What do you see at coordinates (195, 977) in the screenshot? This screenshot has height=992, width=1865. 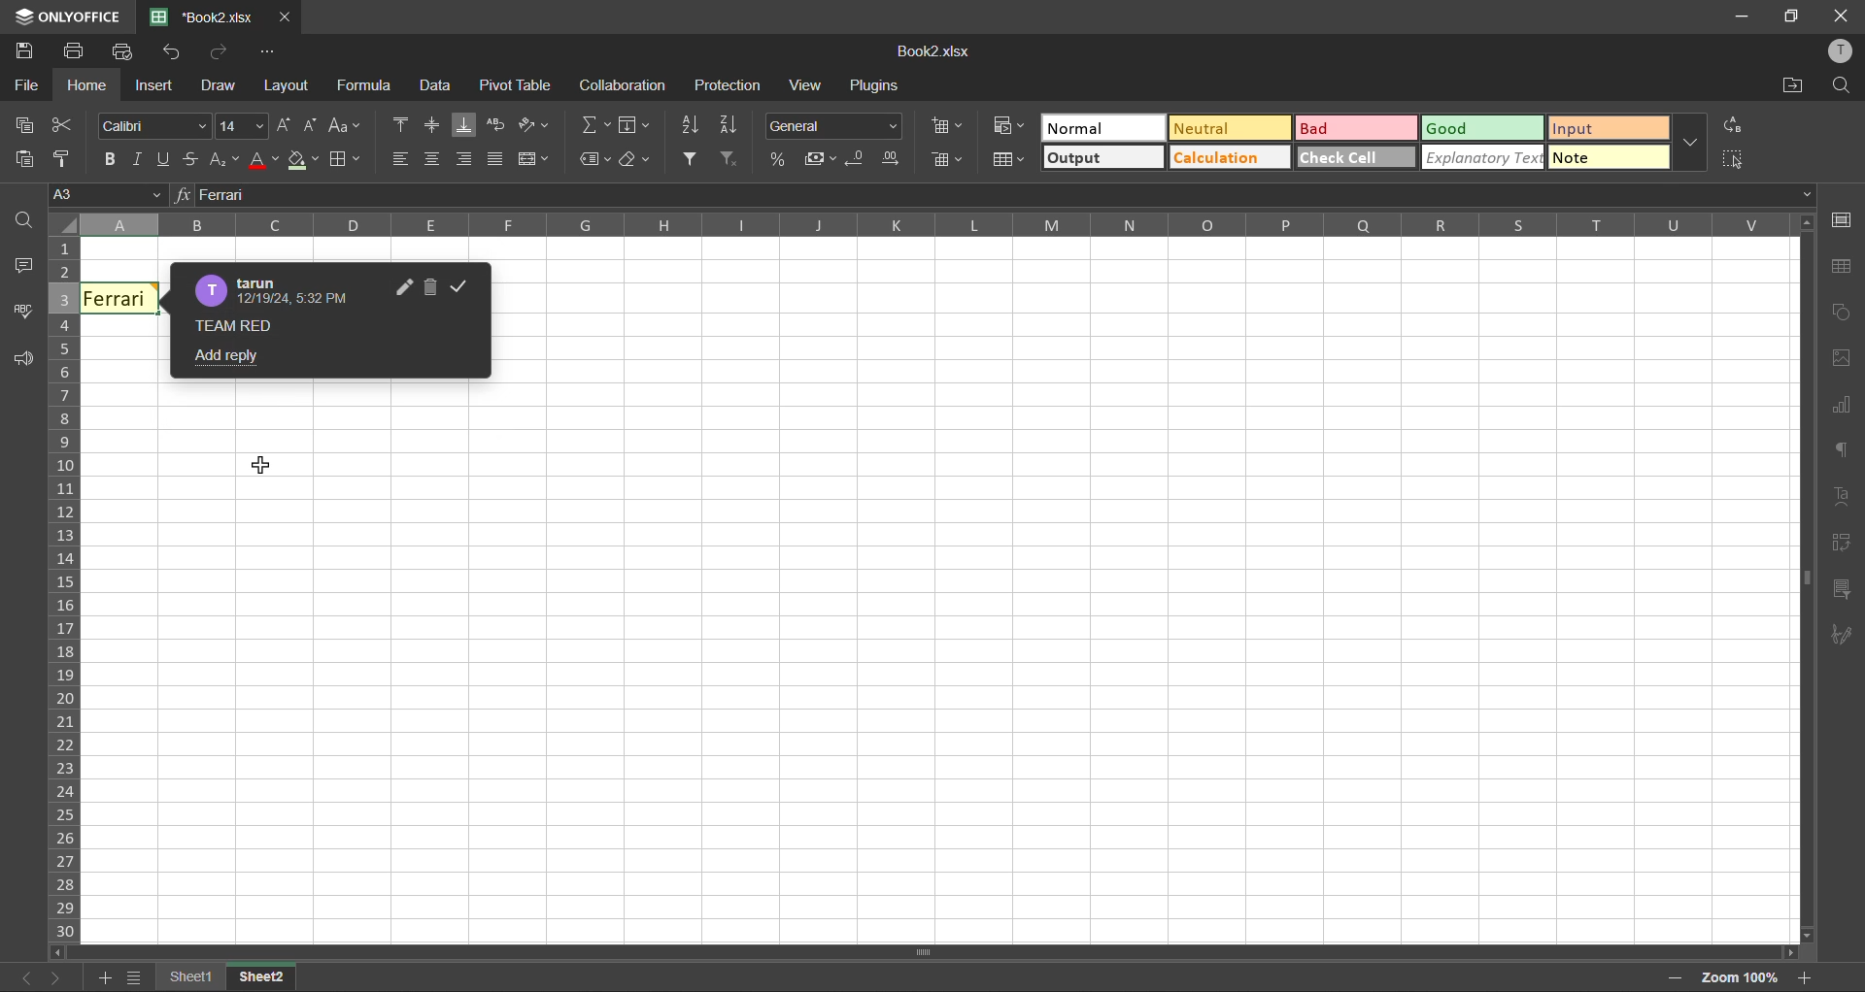 I see `sheet names` at bounding box center [195, 977].